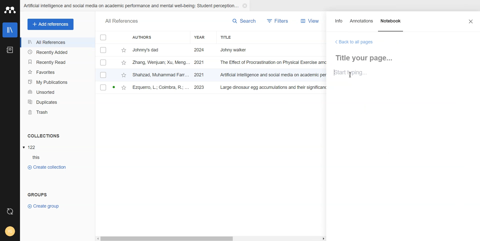  Describe the element at coordinates (51, 24) in the screenshot. I see `Add references` at that location.